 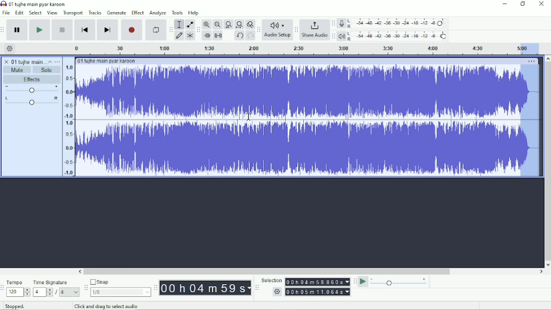 I want to click on Record meter, so click(x=392, y=23).